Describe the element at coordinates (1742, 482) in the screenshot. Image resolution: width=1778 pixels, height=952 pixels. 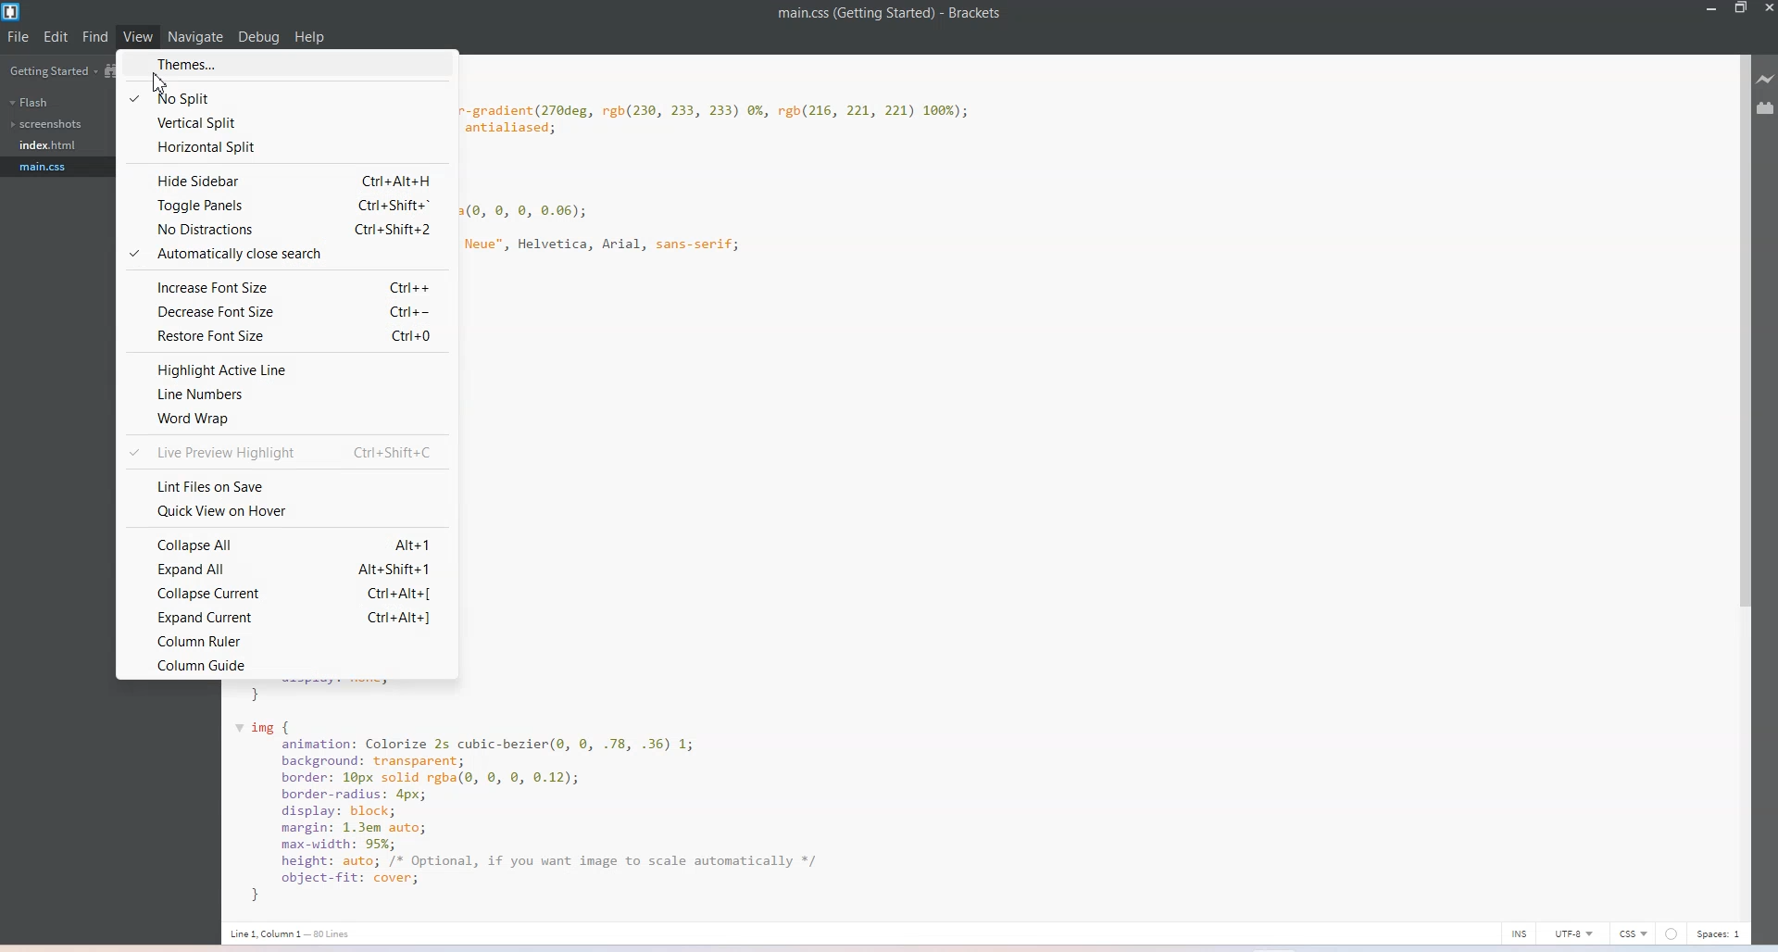
I see `Vertical Scroll bar` at that location.